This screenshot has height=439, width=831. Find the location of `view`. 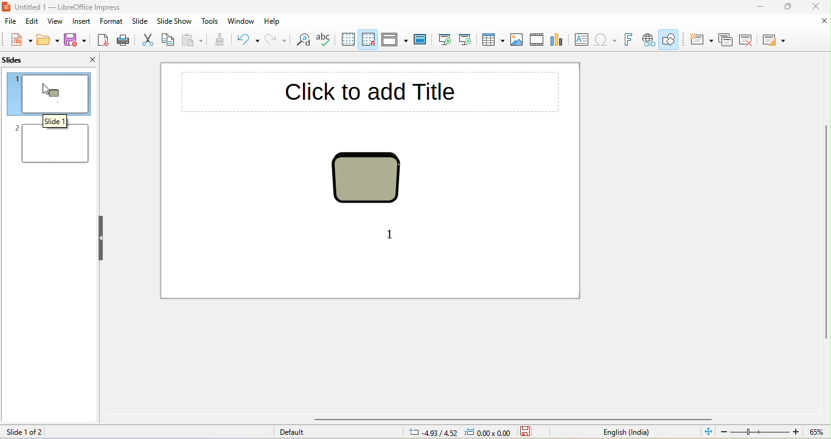

view is located at coordinates (55, 22).